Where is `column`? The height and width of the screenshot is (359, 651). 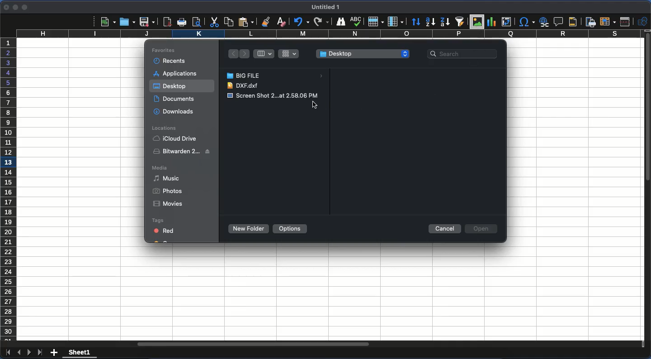 column is located at coordinates (264, 54).